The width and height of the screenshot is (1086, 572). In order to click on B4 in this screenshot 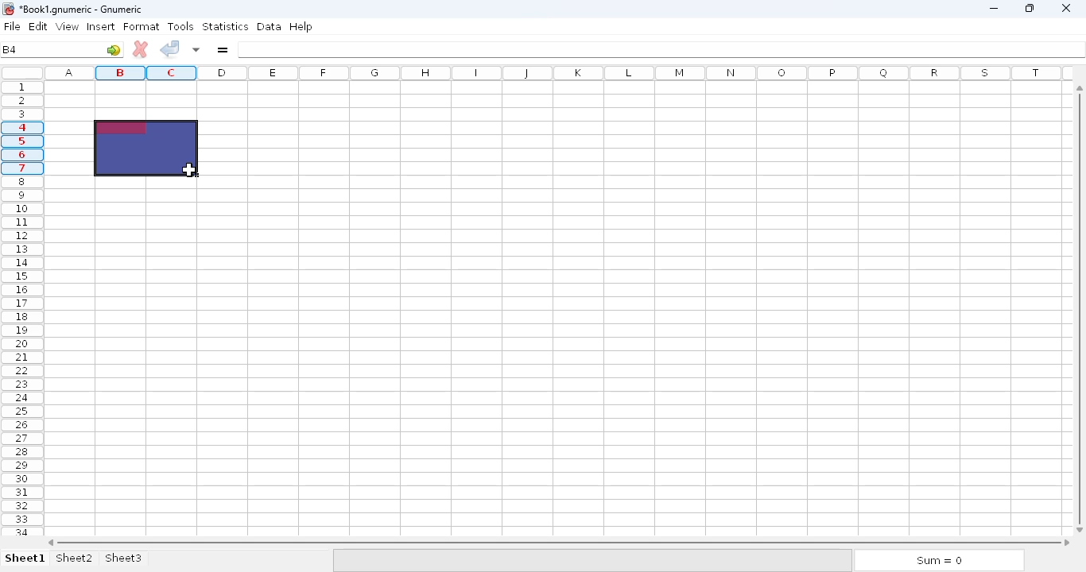, I will do `click(10, 49)`.